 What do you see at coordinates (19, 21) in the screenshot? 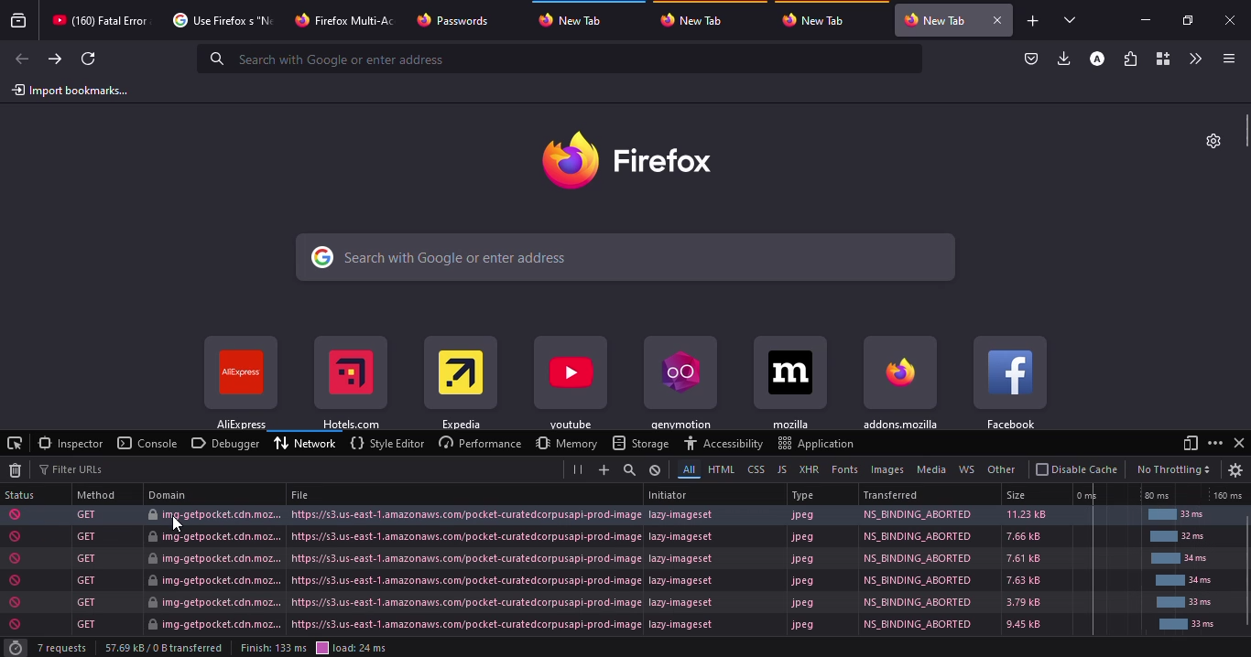
I see `view recent browsing history` at bounding box center [19, 21].